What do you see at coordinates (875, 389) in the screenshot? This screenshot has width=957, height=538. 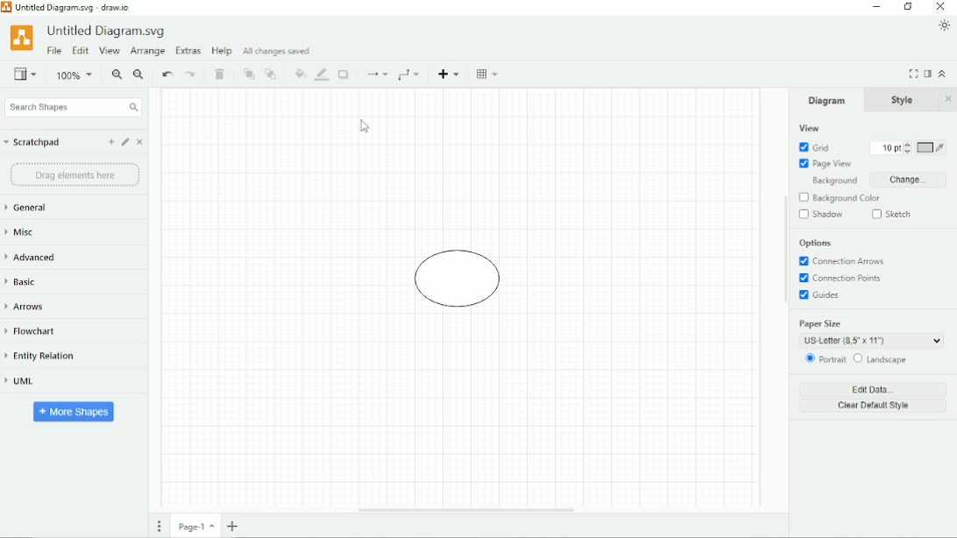 I see `Edit Data` at bounding box center [875, 389].